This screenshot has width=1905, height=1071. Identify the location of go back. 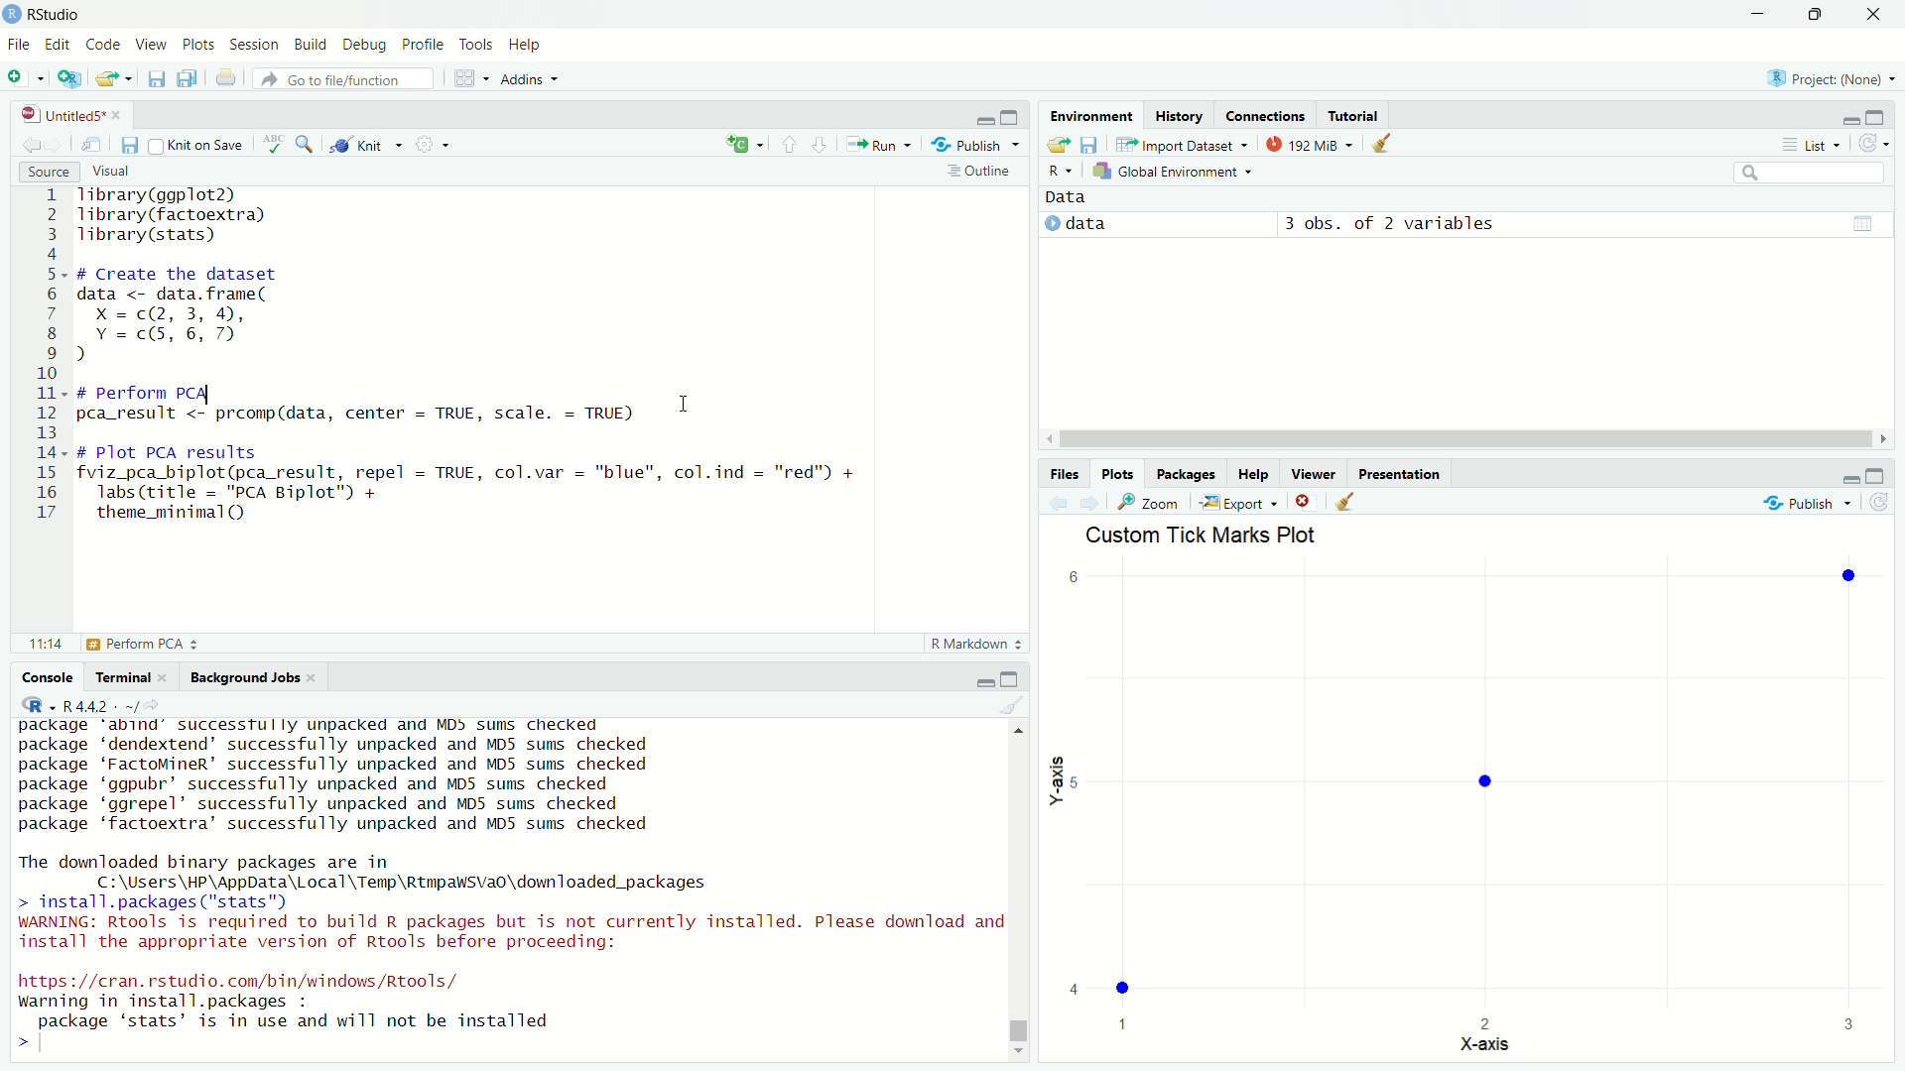
(1061, 502).